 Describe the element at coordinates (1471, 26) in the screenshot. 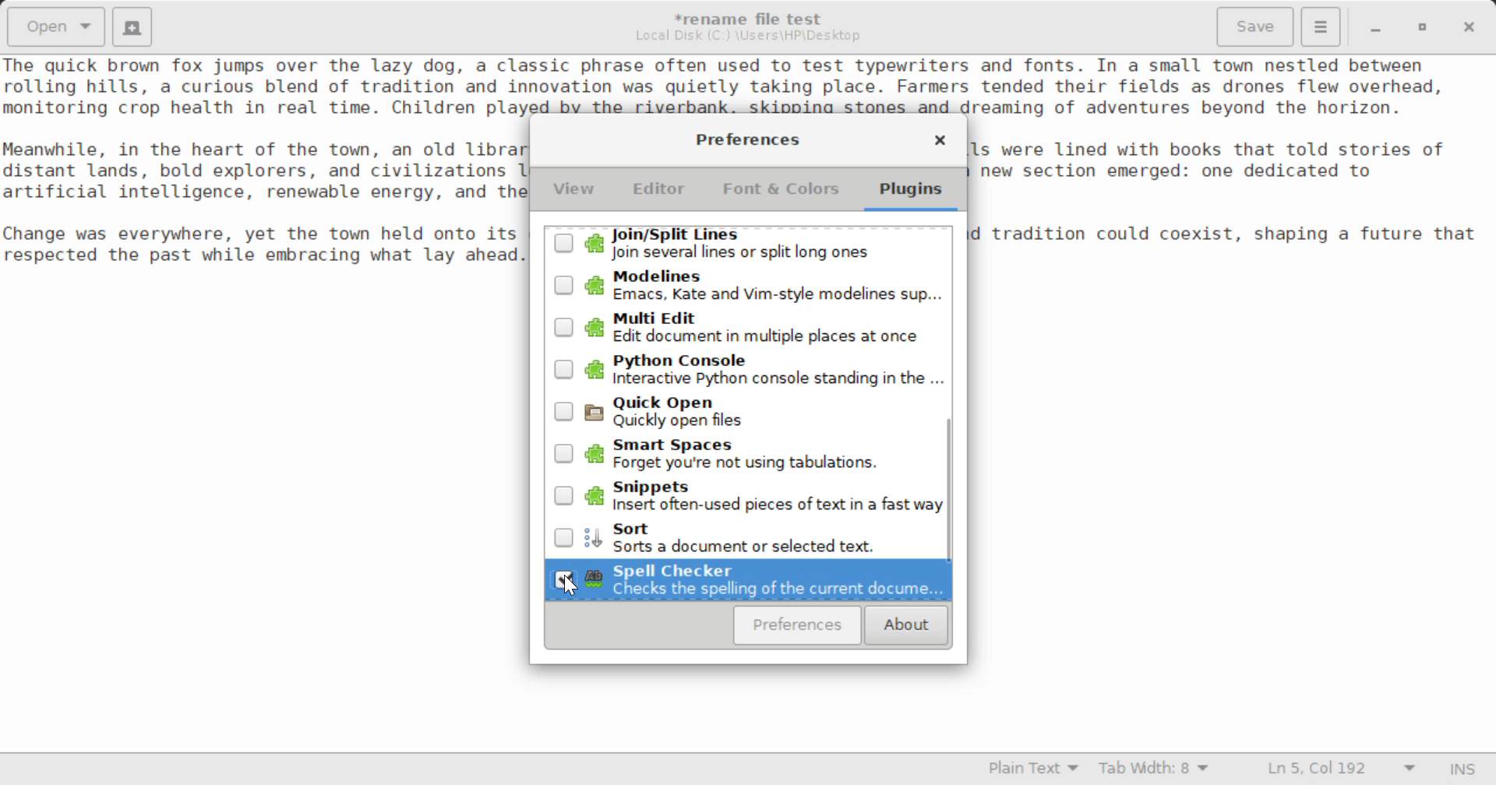

I see `Close Window` at that location.